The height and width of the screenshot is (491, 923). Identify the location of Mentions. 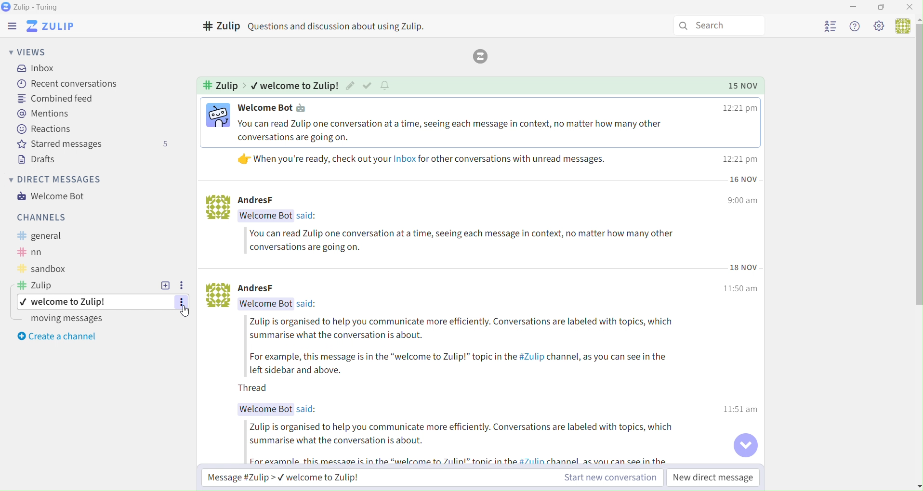
(42, 114).